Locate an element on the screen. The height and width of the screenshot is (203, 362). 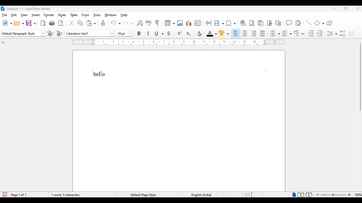
insert chart is located at coordinates (189, 23).